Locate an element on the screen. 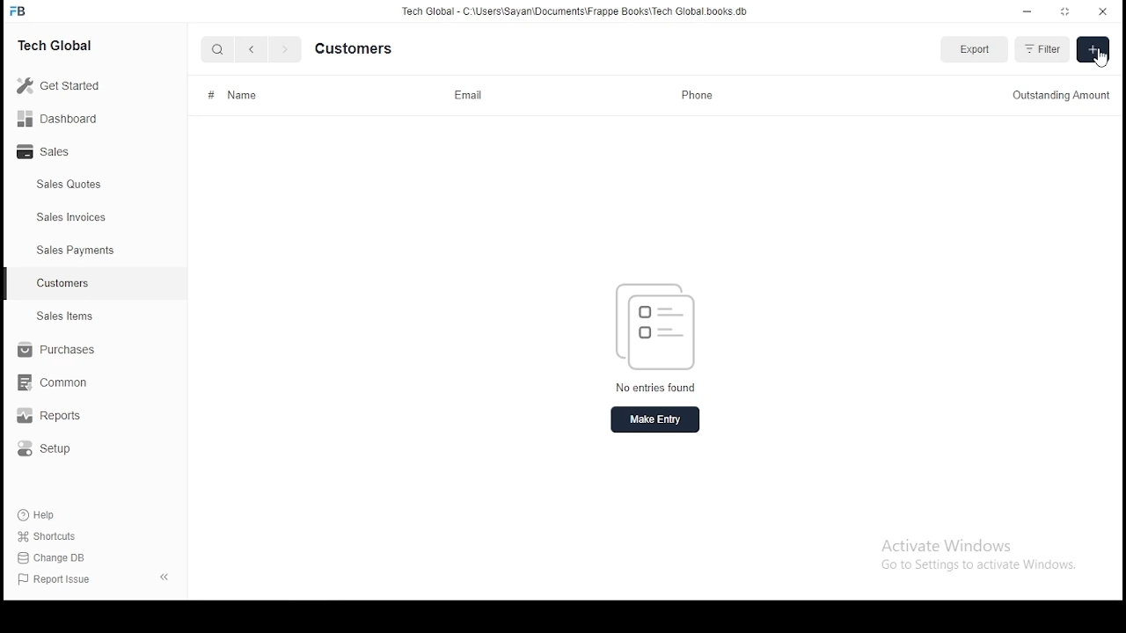 Image resolution: width=1126 pixels, height=633 pixels. common is located at coordinates (52, 384).